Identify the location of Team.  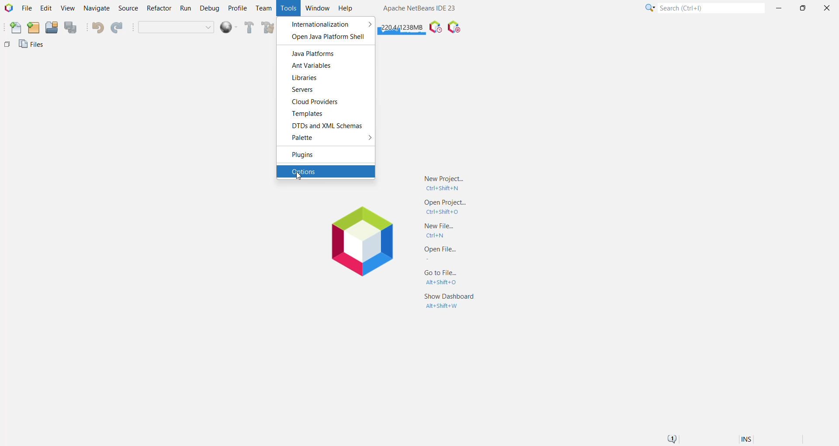
(263, 8).